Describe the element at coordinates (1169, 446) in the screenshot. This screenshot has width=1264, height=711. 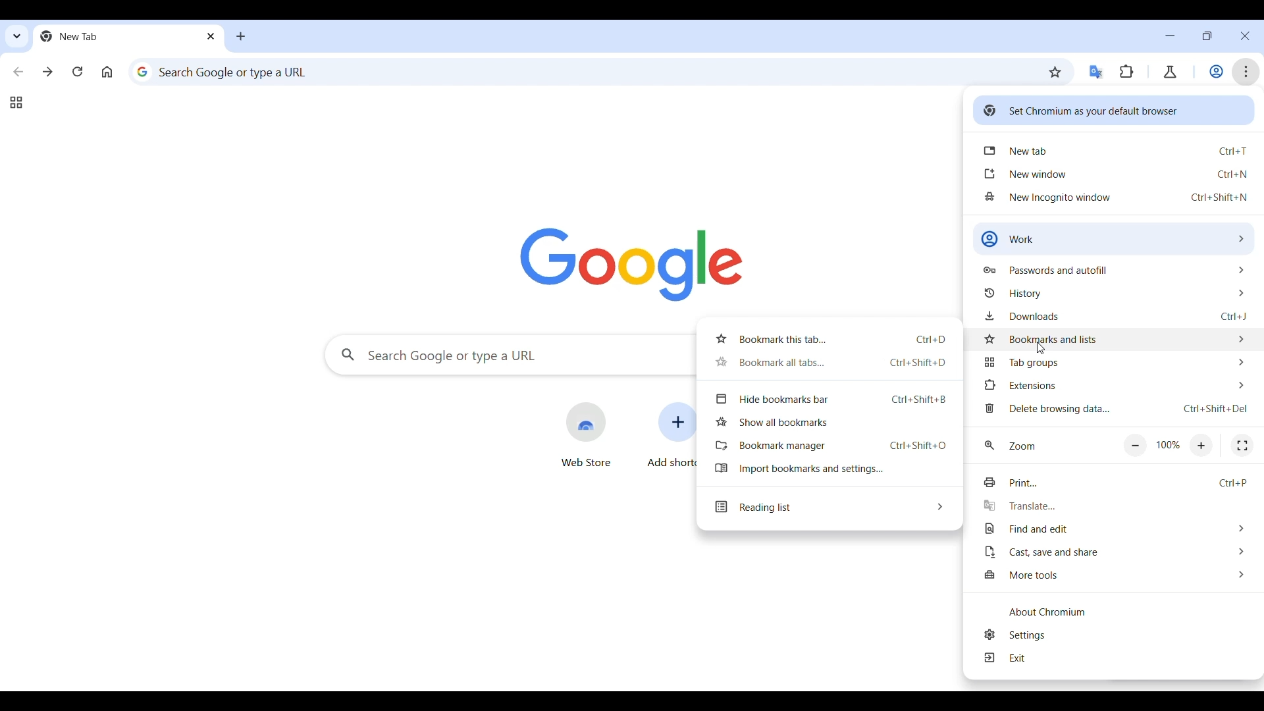
I see `100%` at that location.